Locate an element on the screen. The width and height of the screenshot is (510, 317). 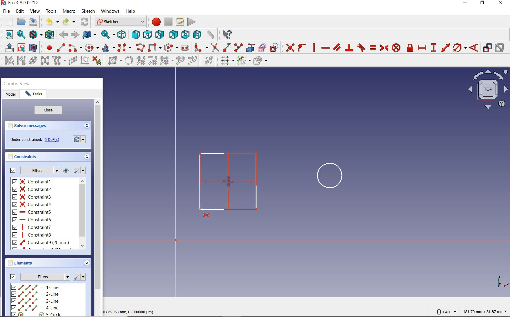
filters is located at coordinates (39, 171).